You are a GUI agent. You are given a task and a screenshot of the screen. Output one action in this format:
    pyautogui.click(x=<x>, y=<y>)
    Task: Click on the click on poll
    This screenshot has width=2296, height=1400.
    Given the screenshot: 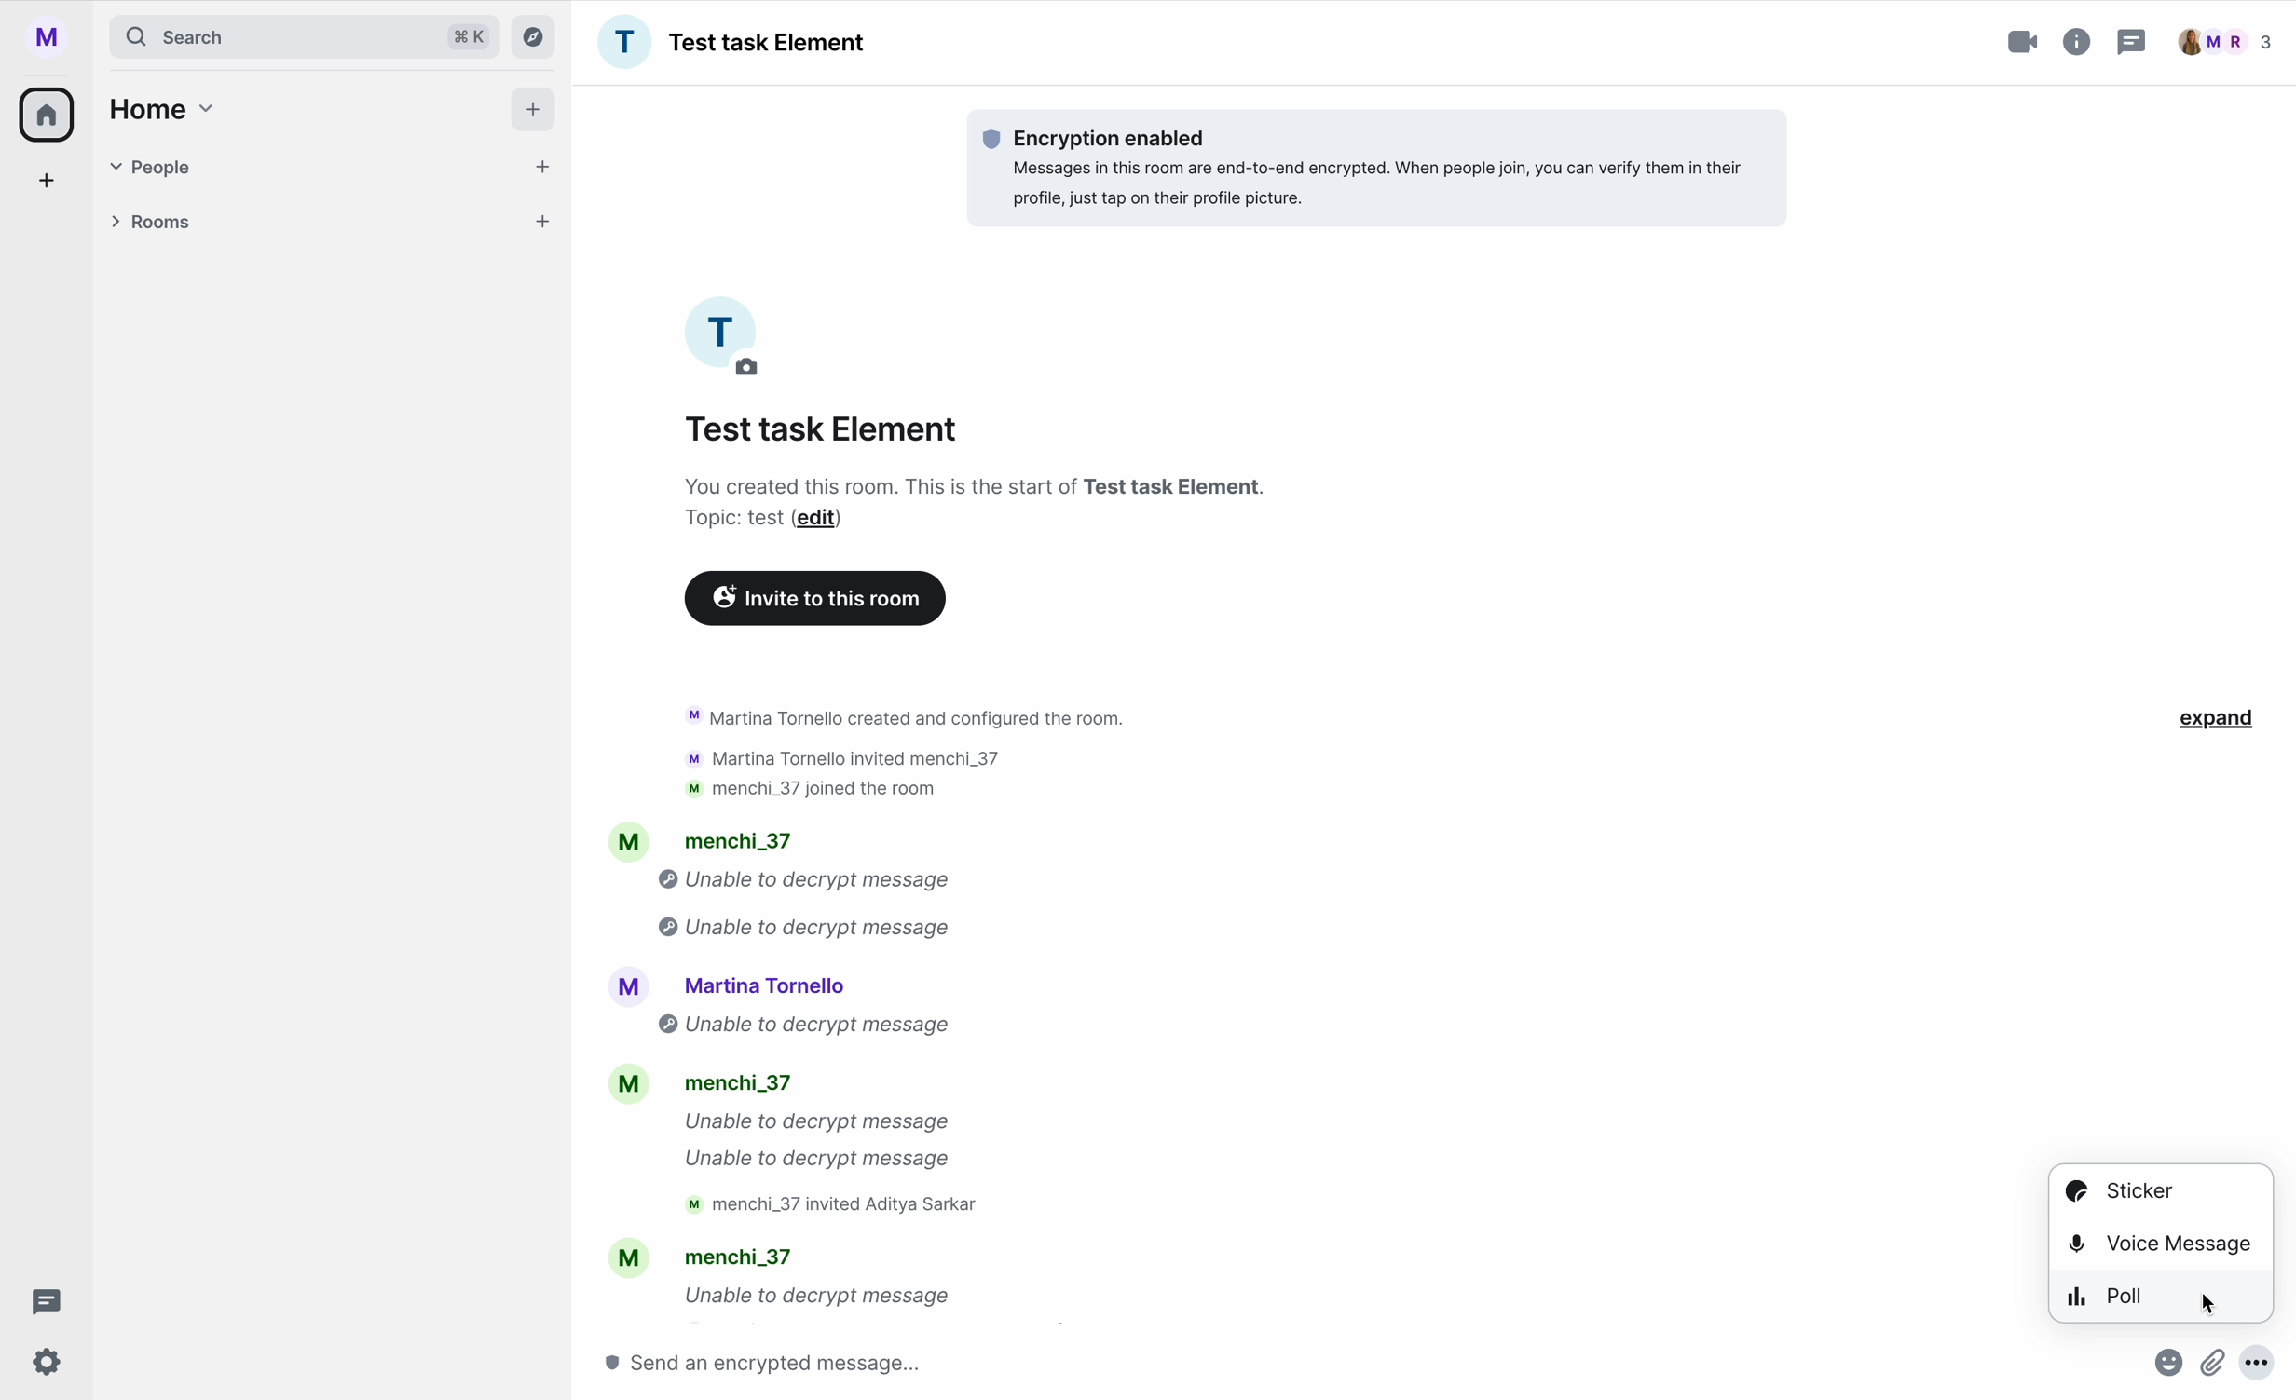 What is the action you would take?
    pyautogui.click(x=2163, y=1297)
    